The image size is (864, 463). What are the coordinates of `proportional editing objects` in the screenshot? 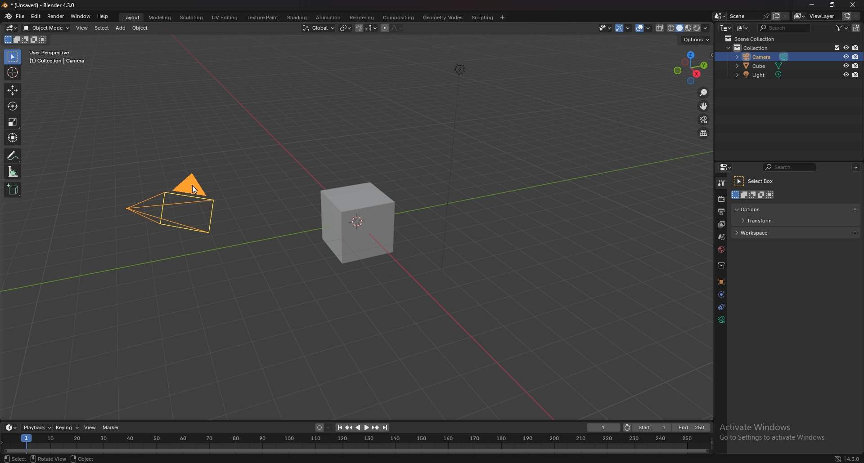 It's located at (383, 28).